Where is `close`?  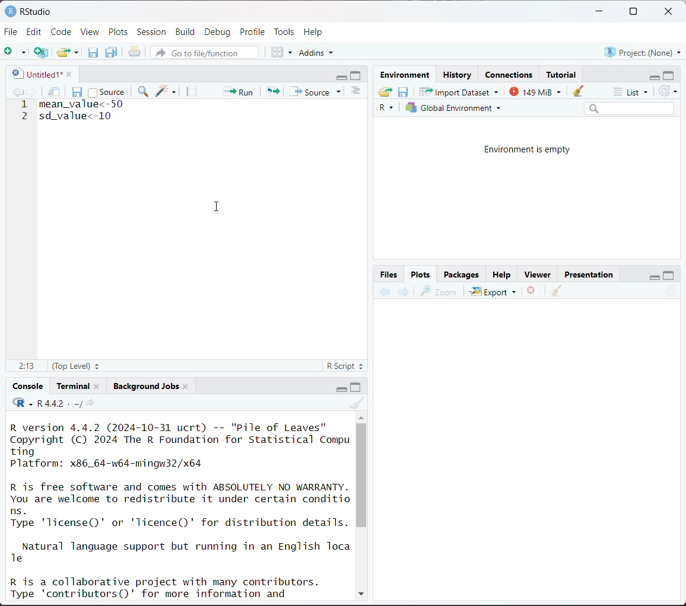 close is located at coordinates (671, 12).